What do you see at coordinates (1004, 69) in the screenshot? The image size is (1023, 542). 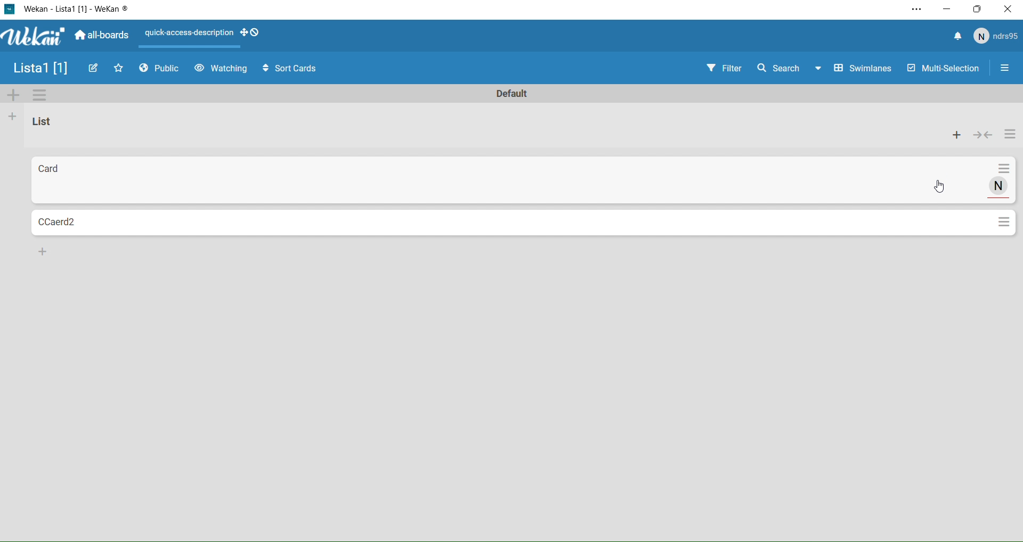 I see `Options` at bounding box center [1004, 69].